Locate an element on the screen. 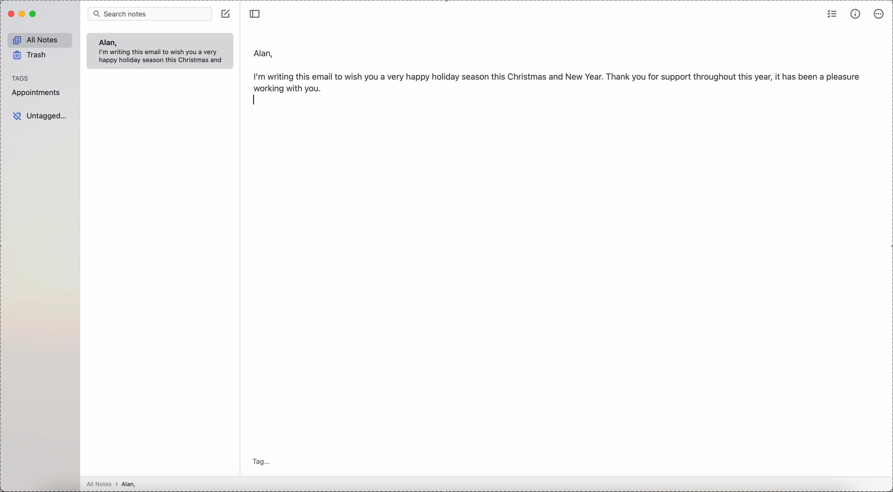  tags is located at coordinates (21, 78).